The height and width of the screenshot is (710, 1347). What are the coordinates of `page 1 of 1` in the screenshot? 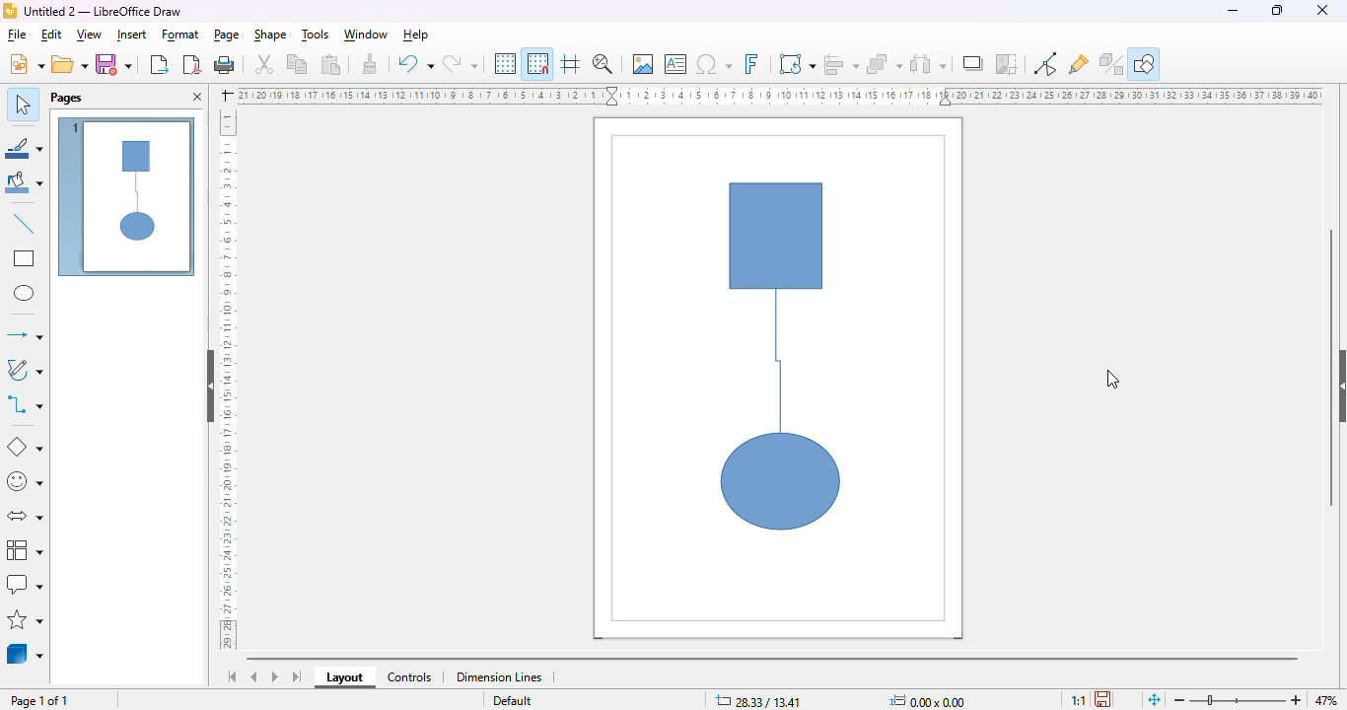 It's located at (38, 701).